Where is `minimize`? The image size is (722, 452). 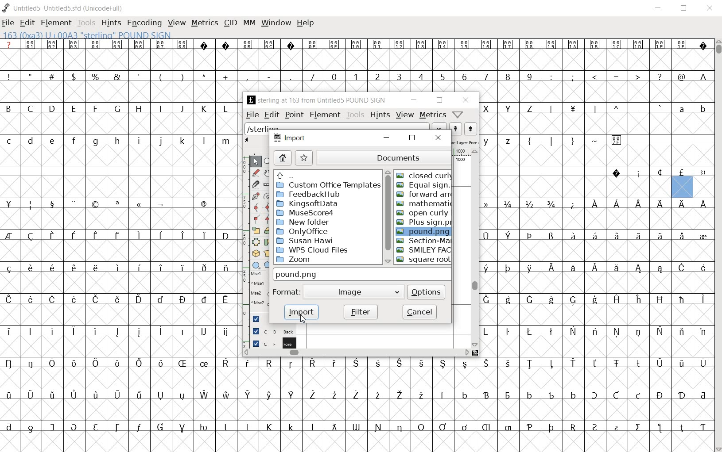 minimize is located at coordinates (660, 9).